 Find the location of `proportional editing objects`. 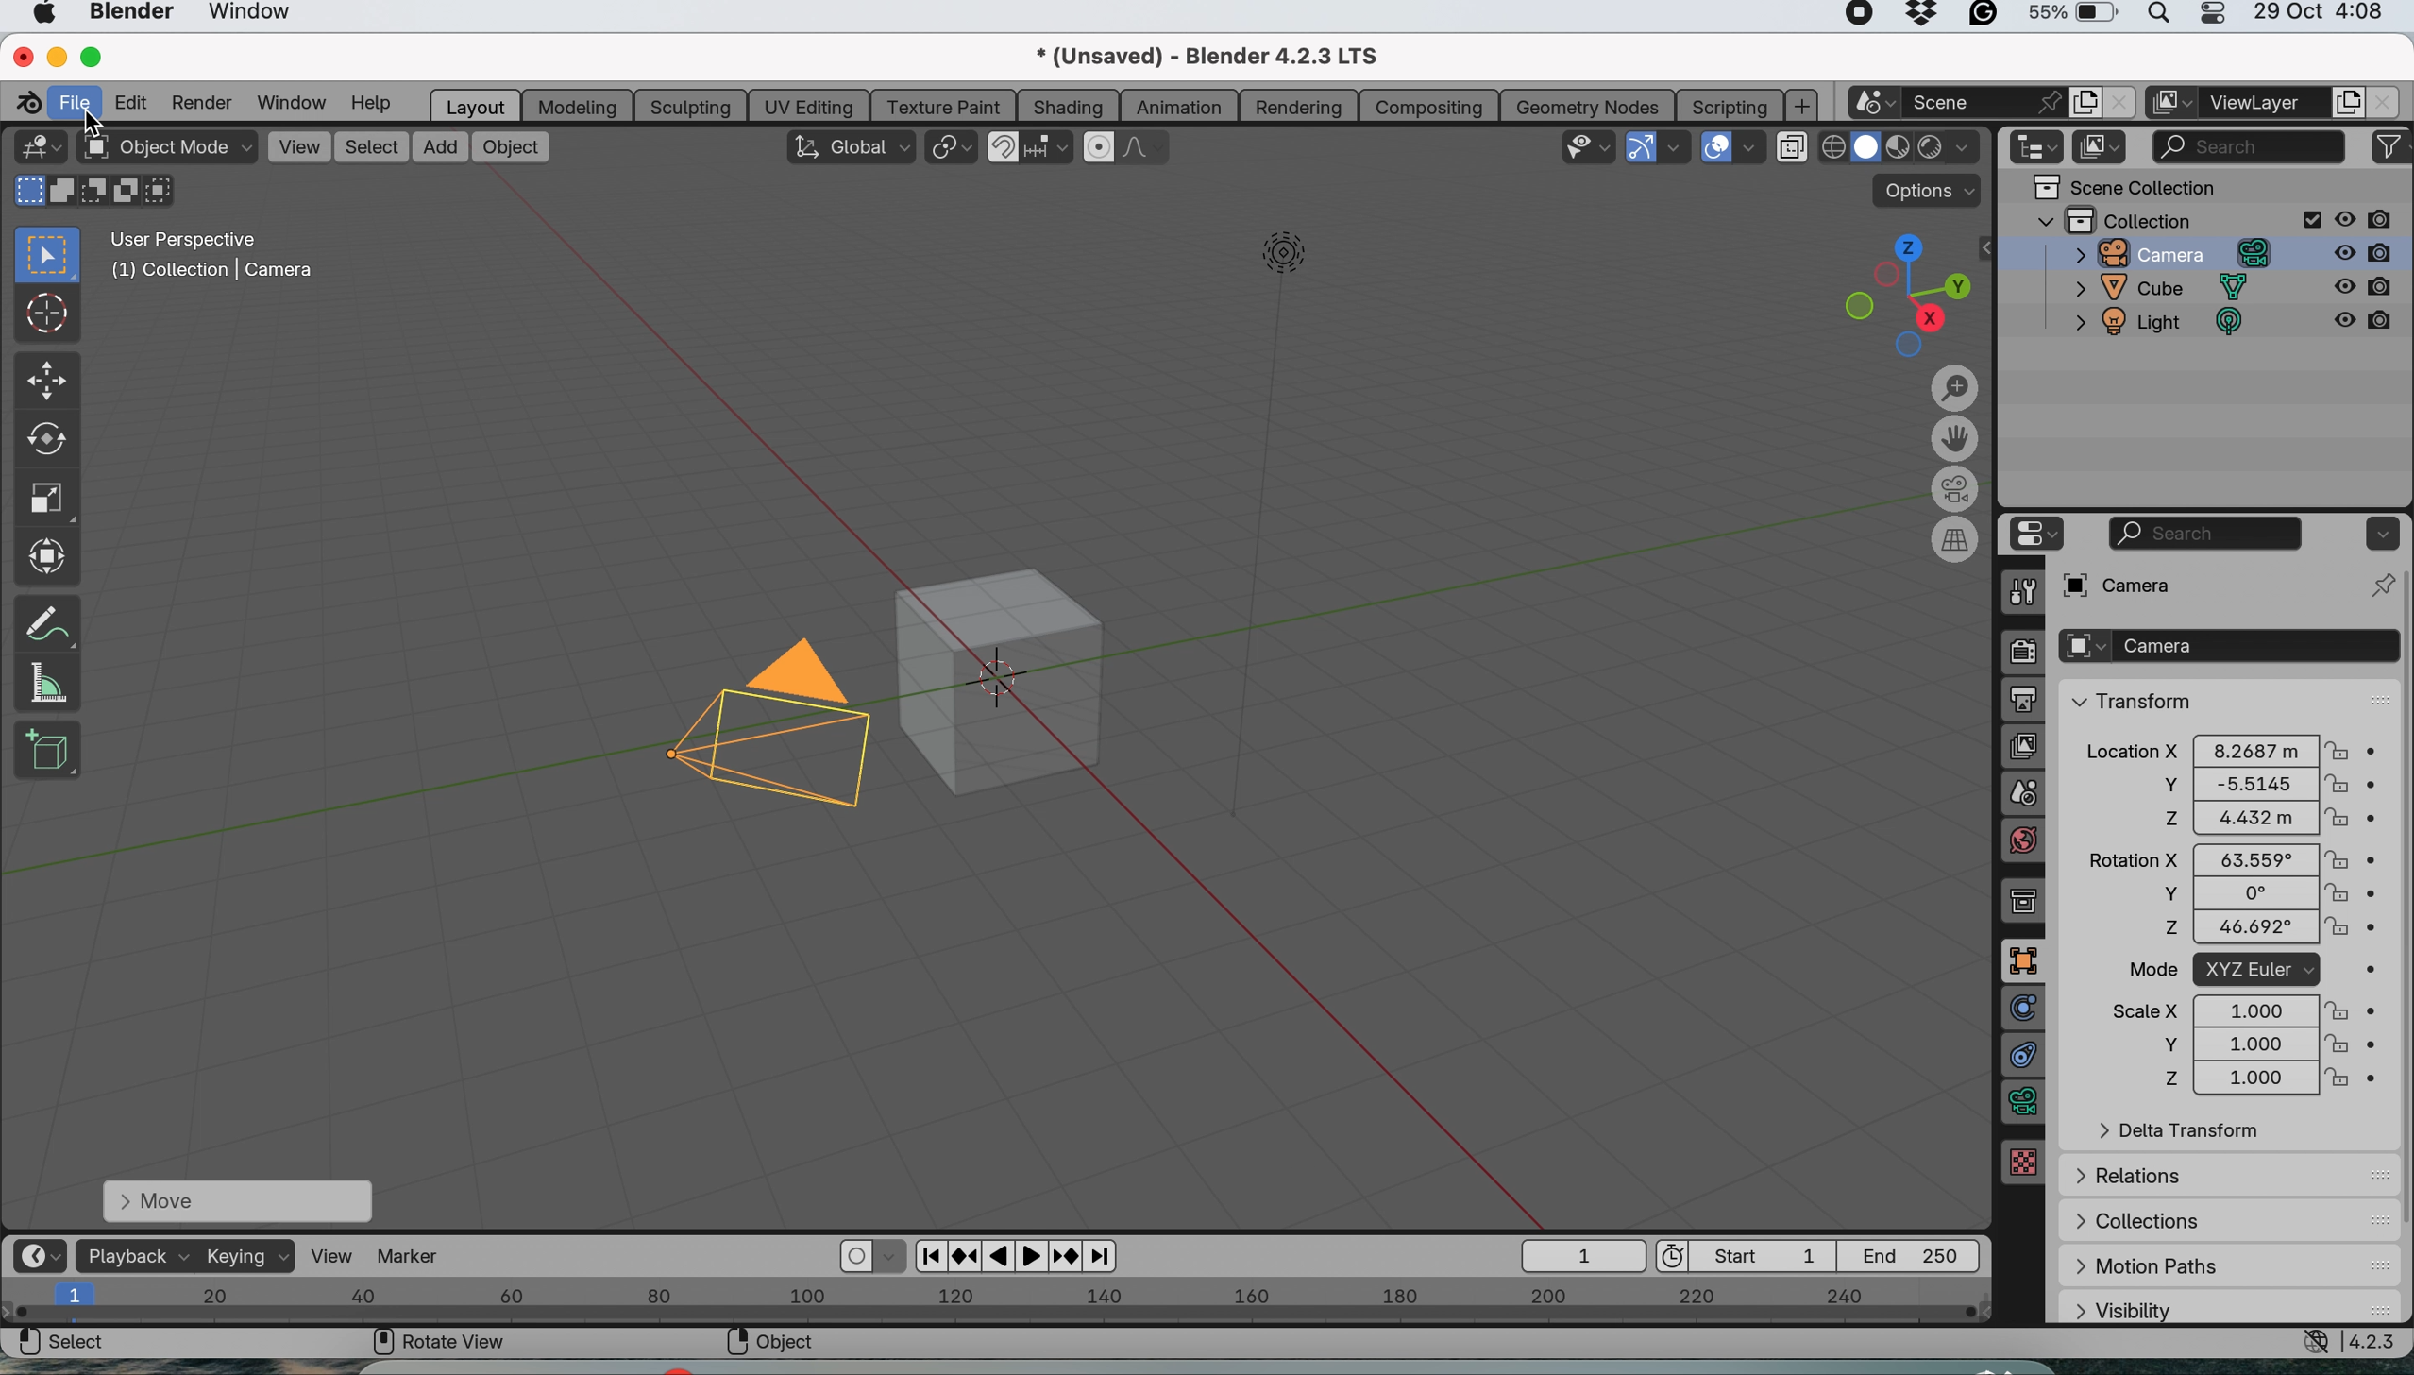

proportional editing objects is located at coordinates (1101, 148).